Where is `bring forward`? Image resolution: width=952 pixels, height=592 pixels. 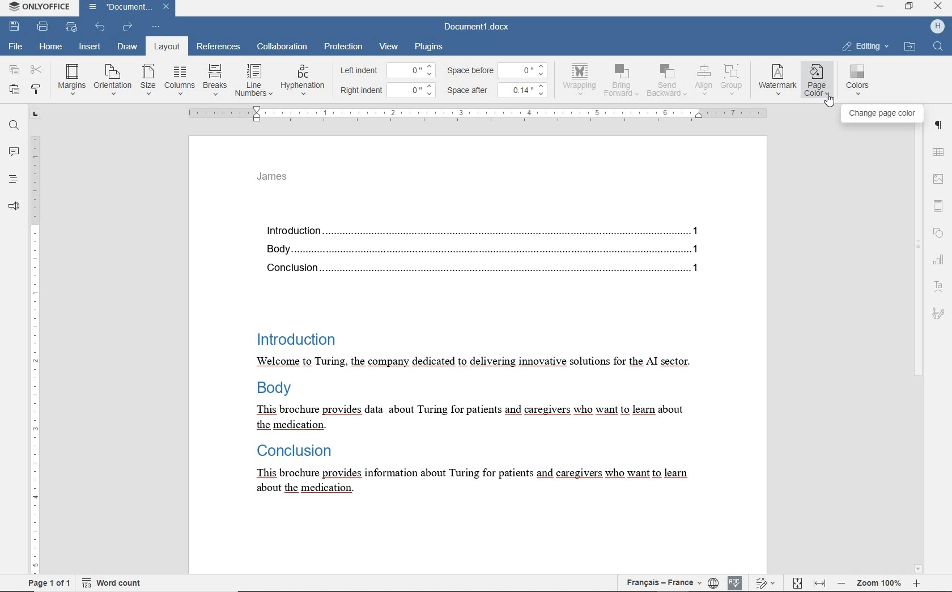
bring forward is located at coordinates (622, 81).